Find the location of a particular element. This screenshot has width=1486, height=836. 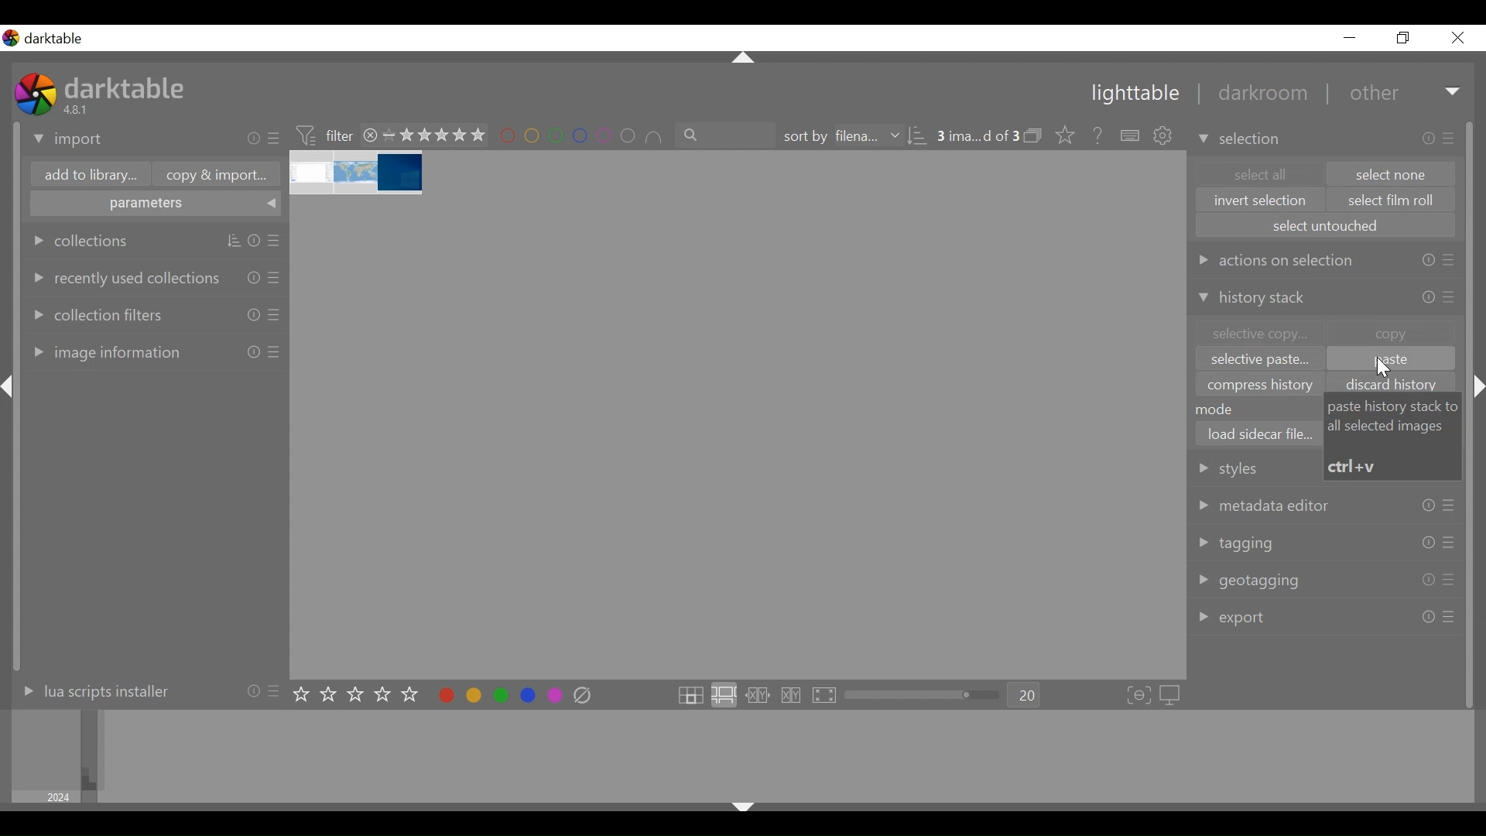

select film roll is located at coordinates (1392, 201).